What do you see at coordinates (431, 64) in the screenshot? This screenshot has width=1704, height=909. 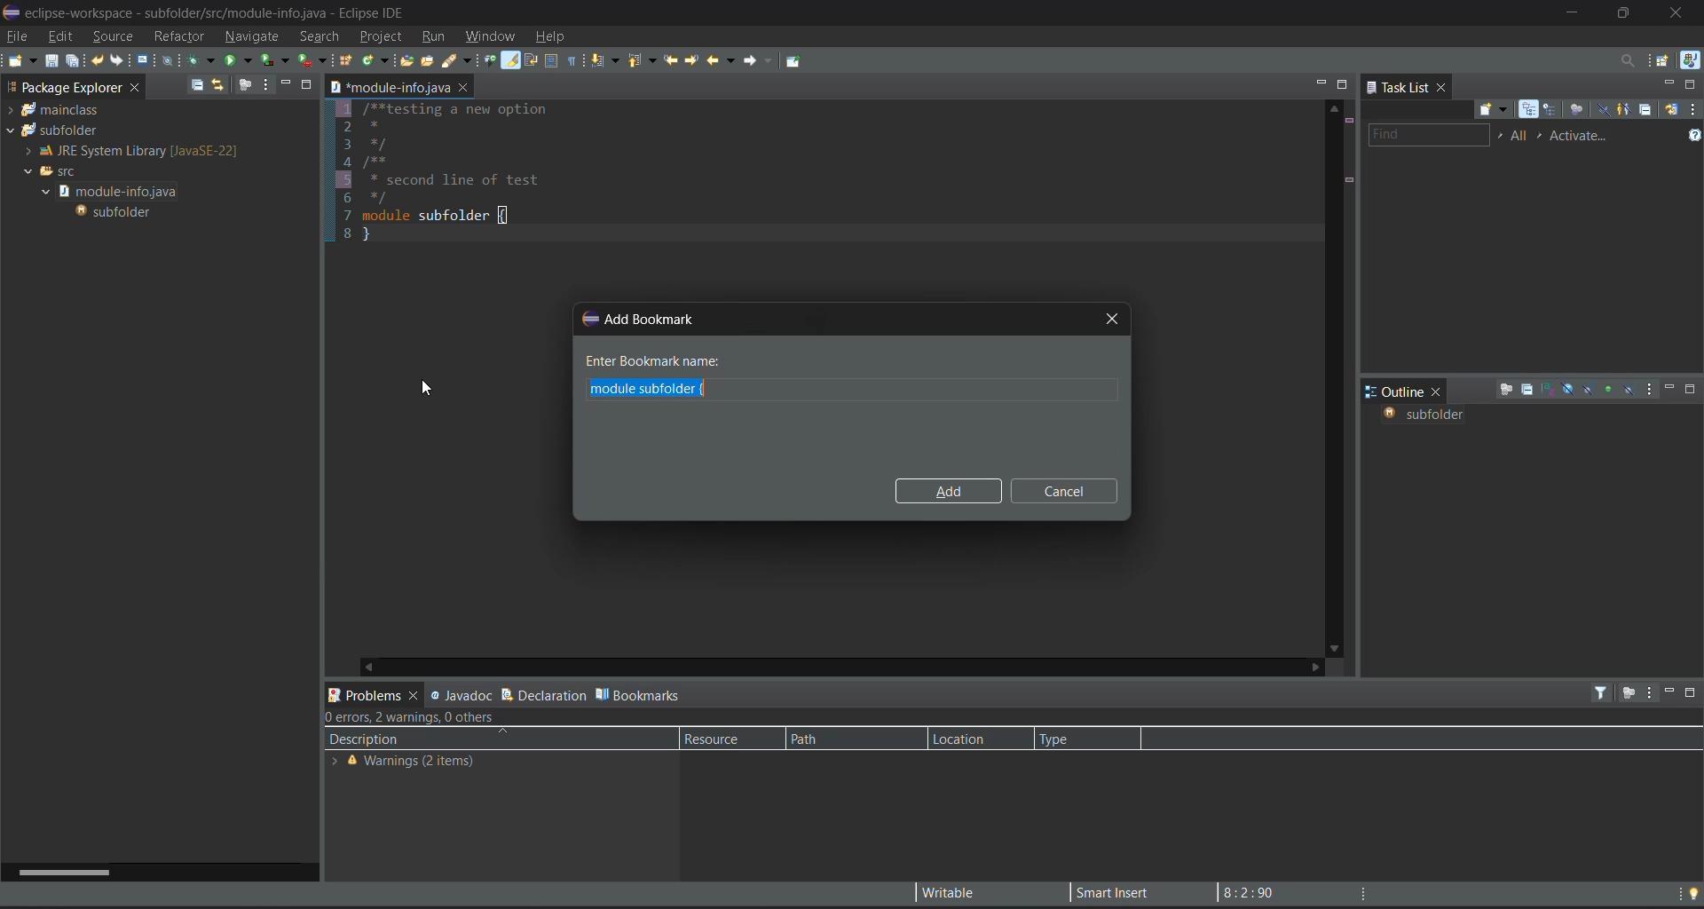 I see `open task` at bounding box center [431, 64].